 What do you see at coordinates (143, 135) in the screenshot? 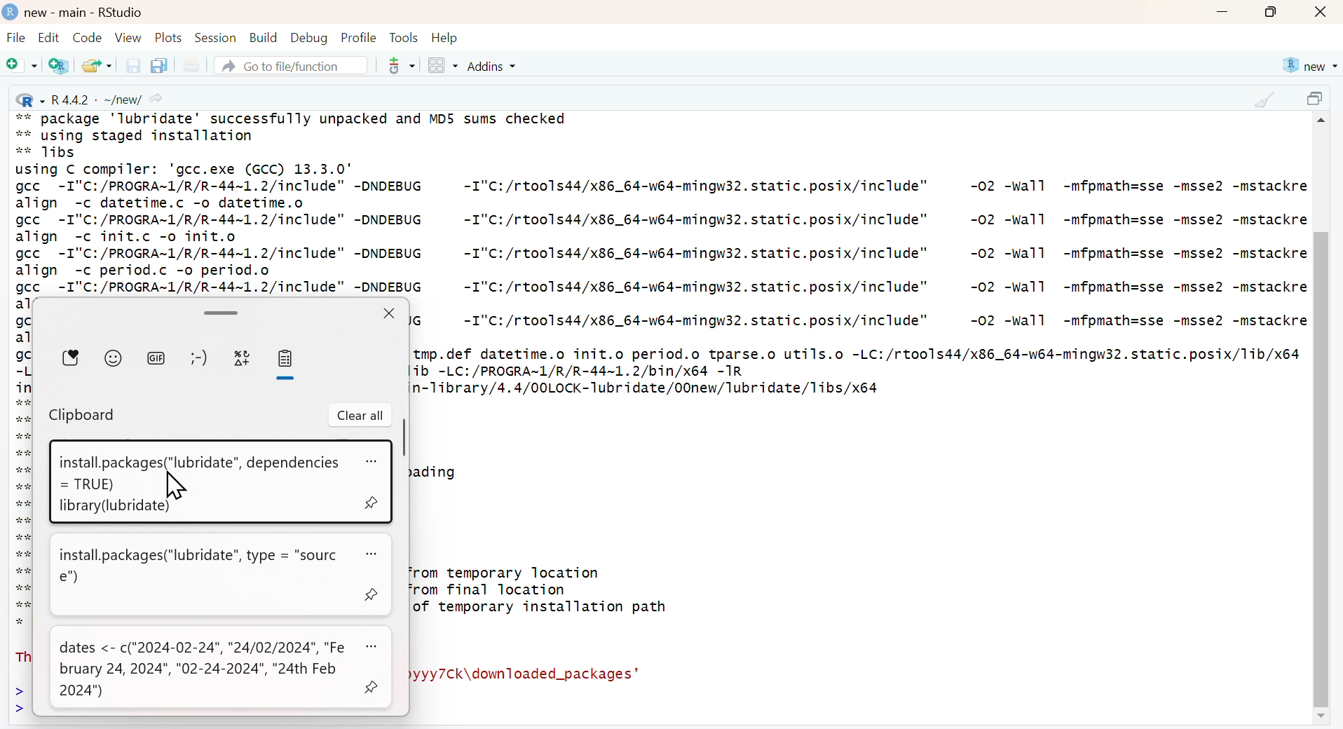
I see `** using staged installation` at bounding box center [143, 135].